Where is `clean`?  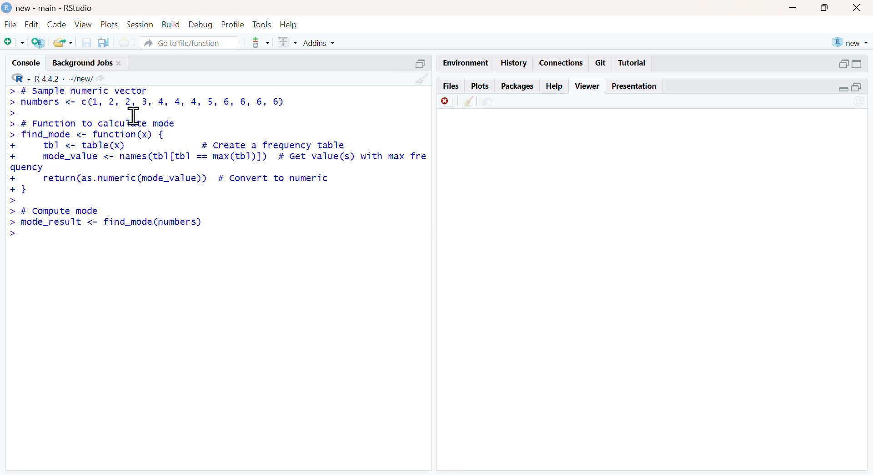
clean is located at coordinates (423, 78).